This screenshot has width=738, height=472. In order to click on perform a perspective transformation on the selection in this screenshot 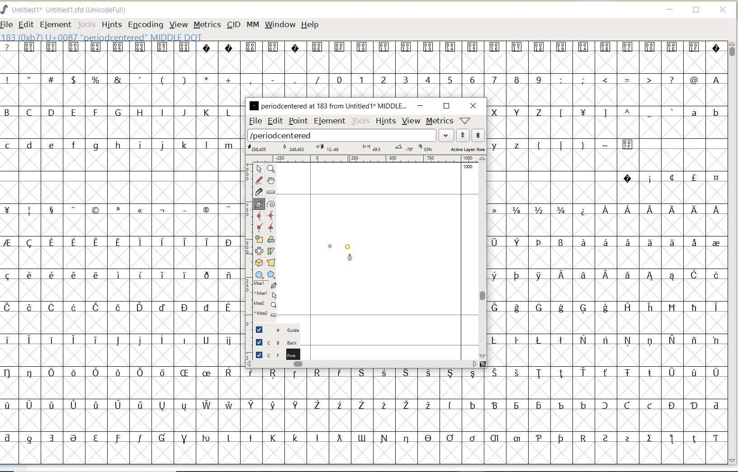, I will do `click(271, 263)`.